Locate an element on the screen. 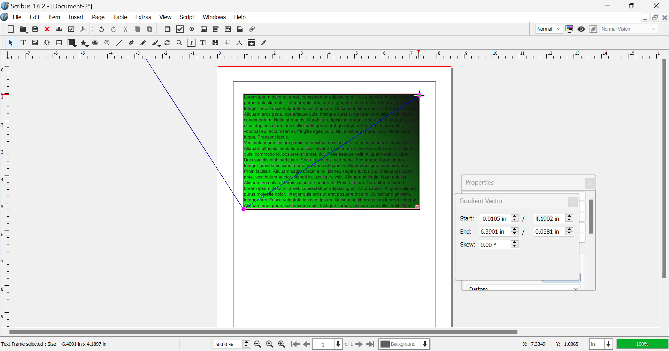  Scroll Bar is located at coordinates (591, 240).